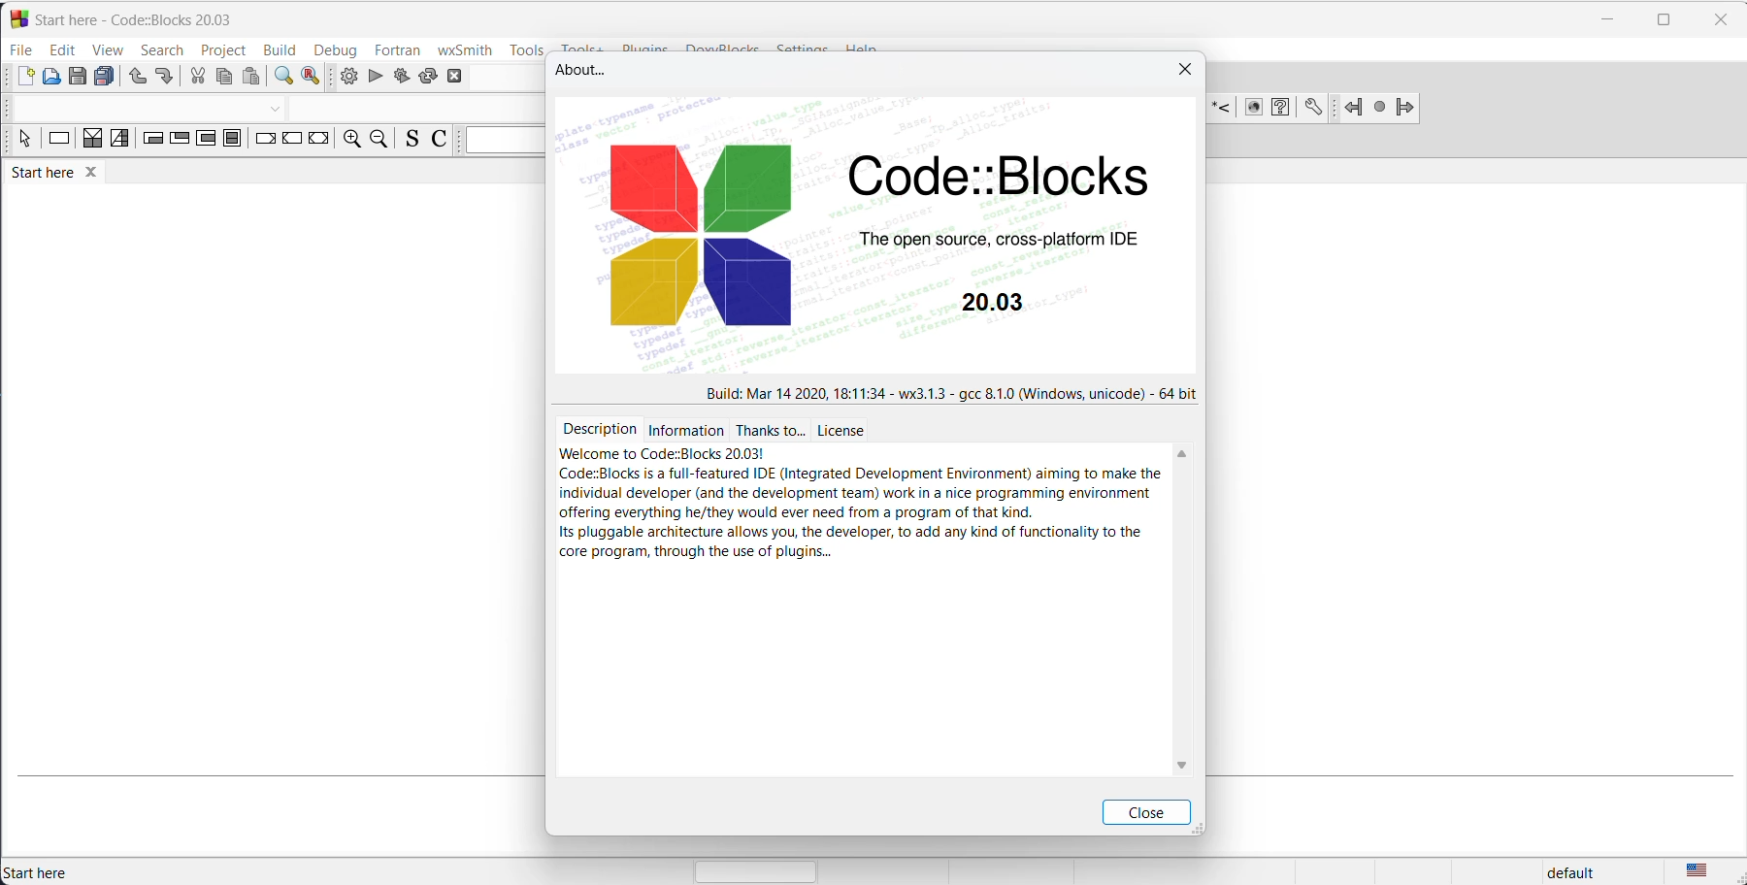 Image resolution: width=1747 pixels, height=885 pixels. I want to click on run, so click(374, 77).